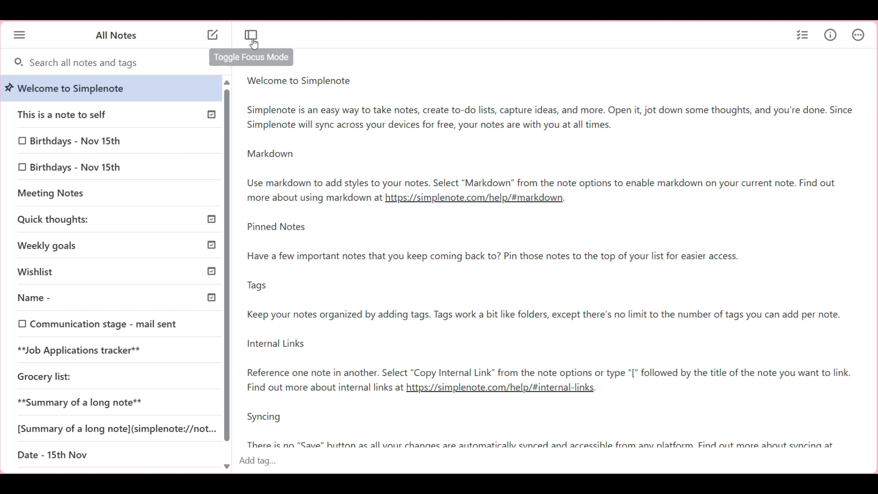 The width and height of the screenshot is (878, 494). I want to click on Description of current selection by cursor, so click(251, 57).